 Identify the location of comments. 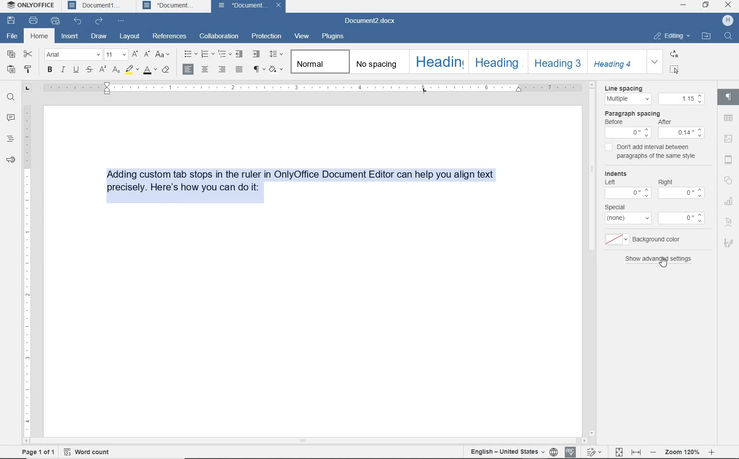
(10, 118).